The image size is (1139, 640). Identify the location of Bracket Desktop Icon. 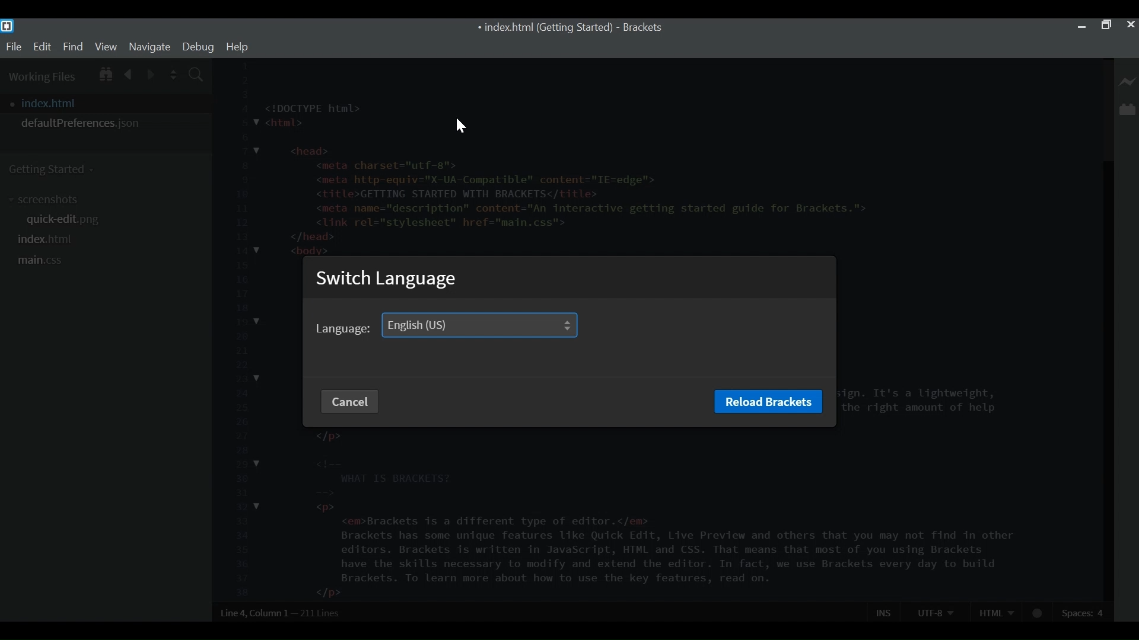
(7, 26).